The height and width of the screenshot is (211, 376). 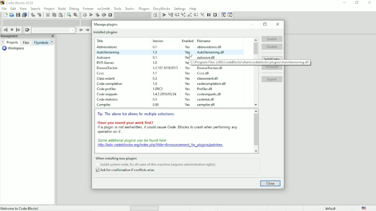 What do you see at coordinates (13, 48) in the screenshot?
I see `Workspace` at bounding box center [13, 48].